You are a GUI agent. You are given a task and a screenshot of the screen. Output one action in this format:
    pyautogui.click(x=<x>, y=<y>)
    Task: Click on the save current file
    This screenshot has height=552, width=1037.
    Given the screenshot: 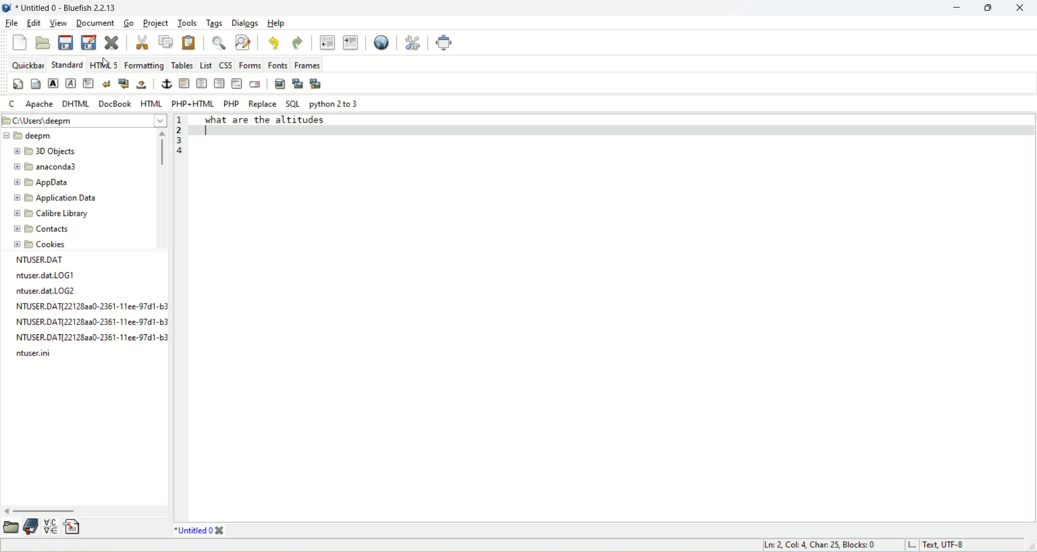 What is the action you would take?
    pyautogui.click(x=66, y=42)
    